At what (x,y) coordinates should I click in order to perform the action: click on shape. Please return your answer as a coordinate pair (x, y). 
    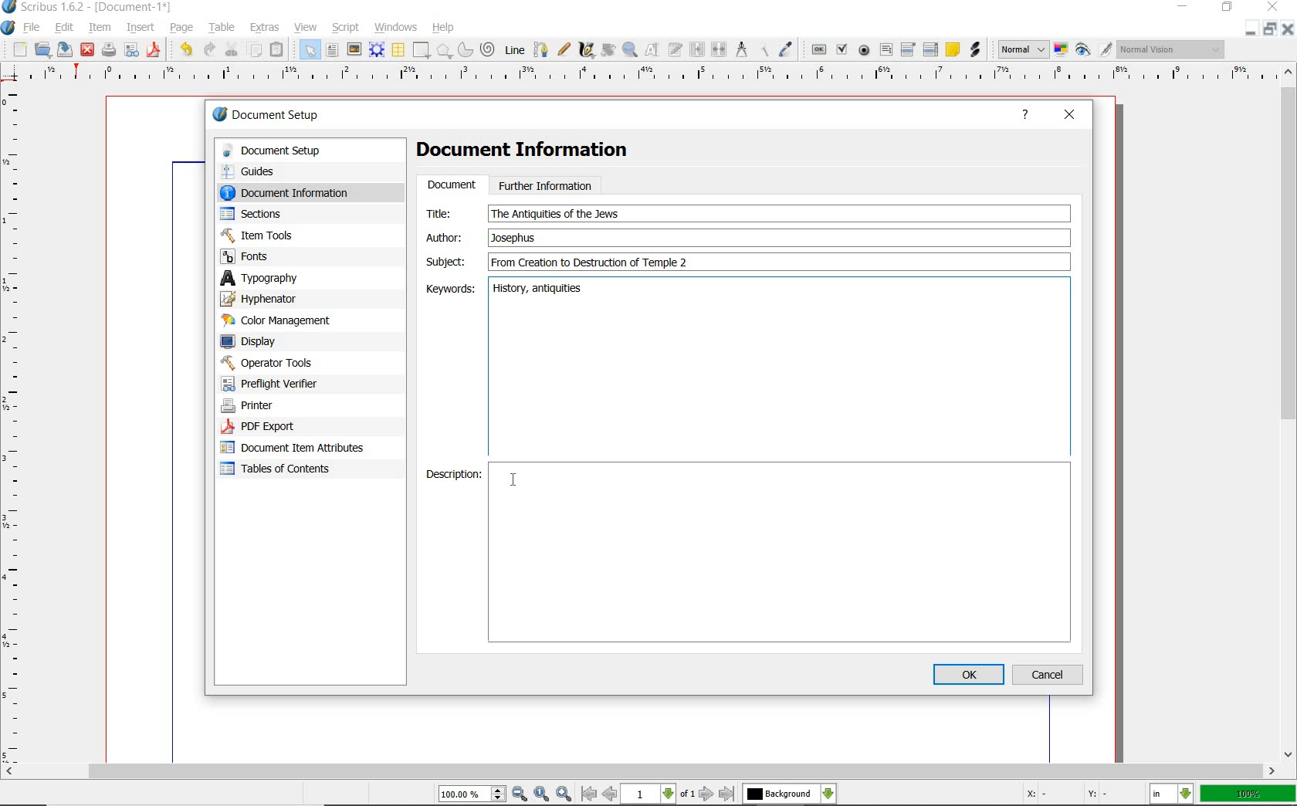
    Looking at the image, I should click on (444, 50).